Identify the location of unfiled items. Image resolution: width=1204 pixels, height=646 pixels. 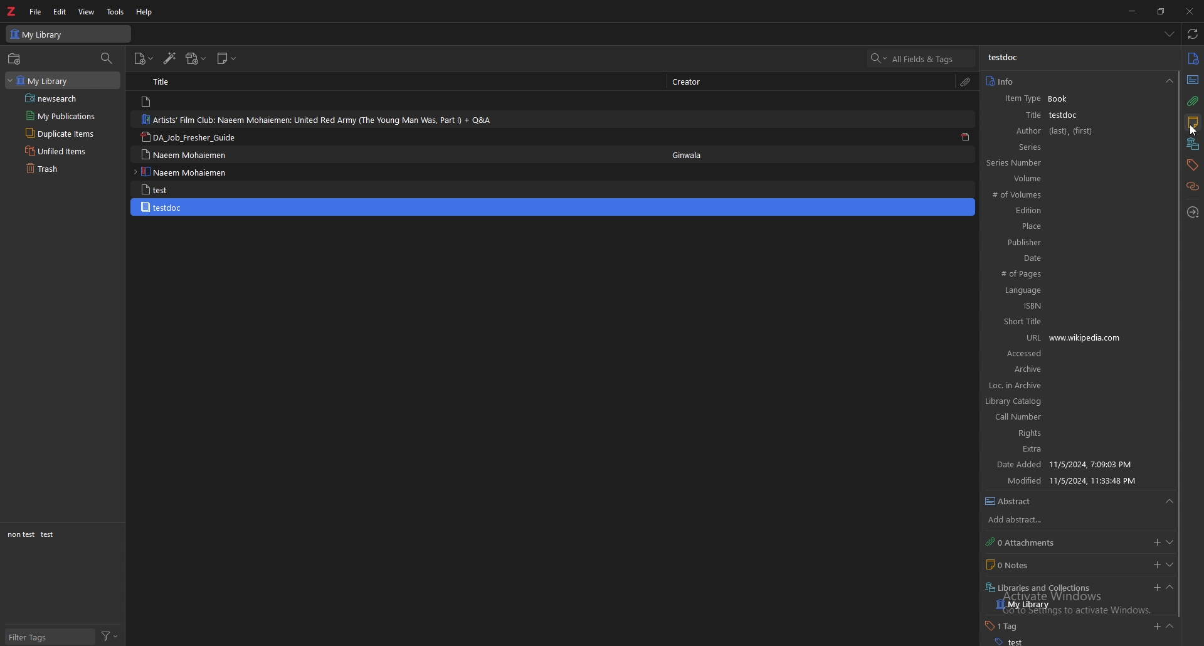
(65, 151).